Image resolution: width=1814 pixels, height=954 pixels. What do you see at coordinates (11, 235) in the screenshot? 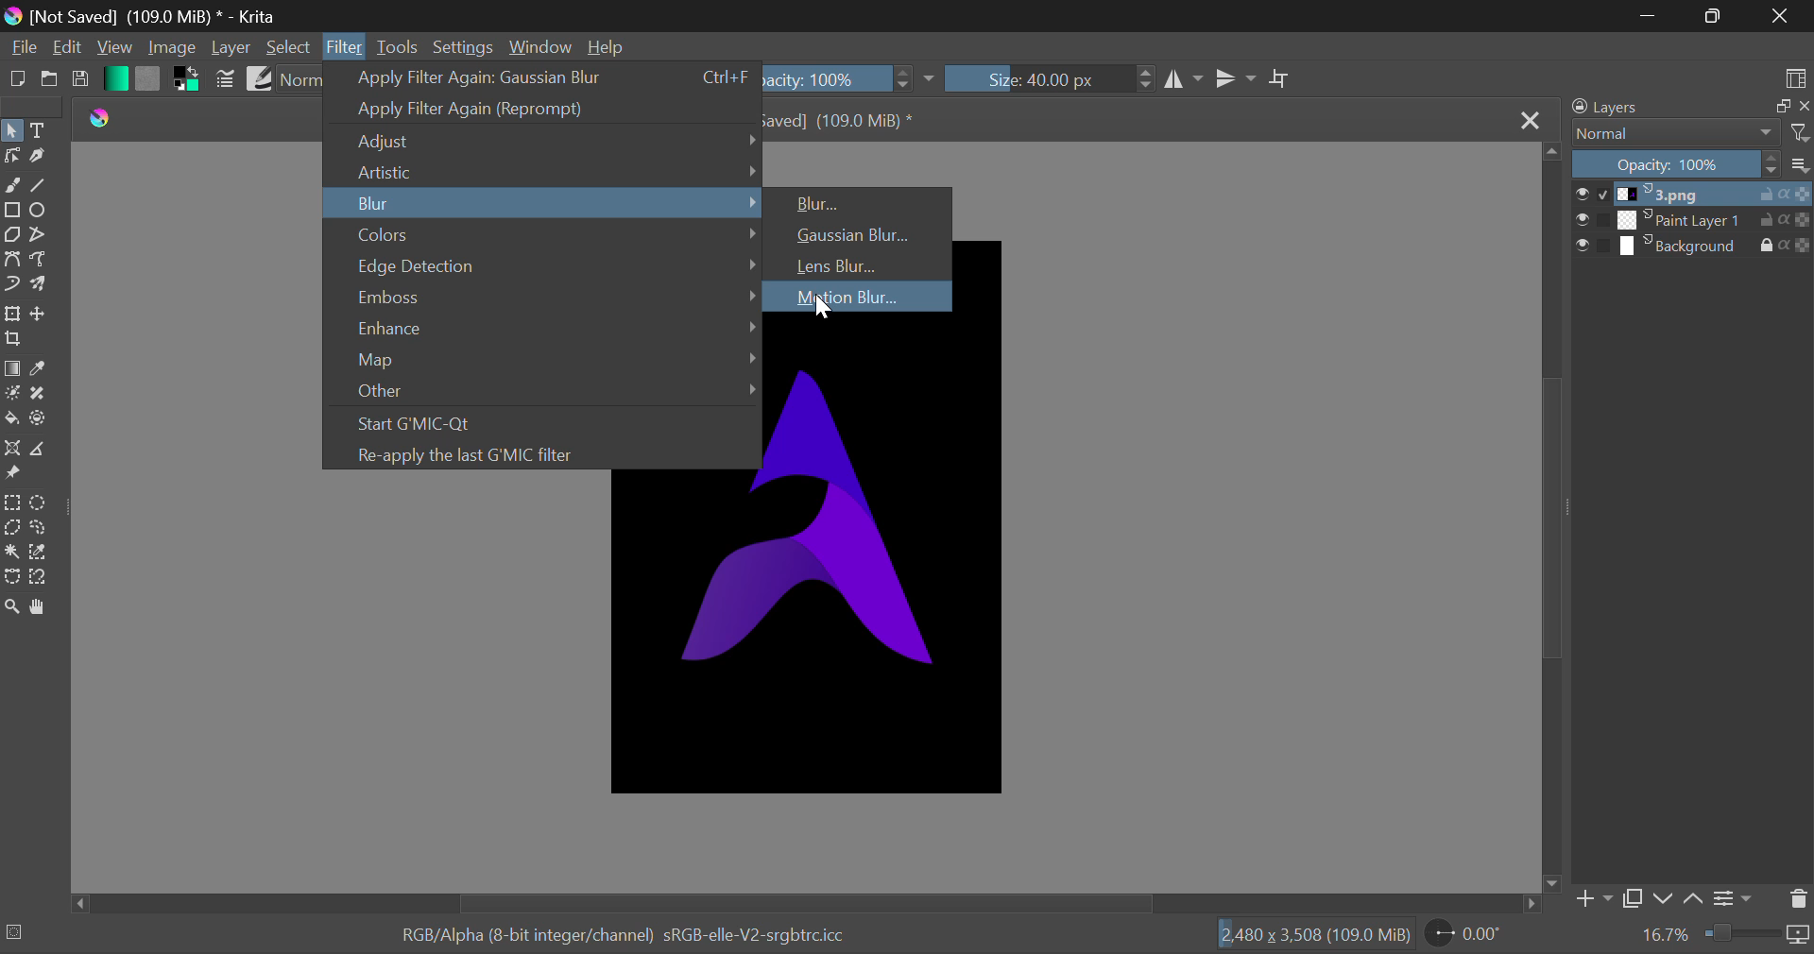
I see `Polygons` at bounding box center [11, 235].